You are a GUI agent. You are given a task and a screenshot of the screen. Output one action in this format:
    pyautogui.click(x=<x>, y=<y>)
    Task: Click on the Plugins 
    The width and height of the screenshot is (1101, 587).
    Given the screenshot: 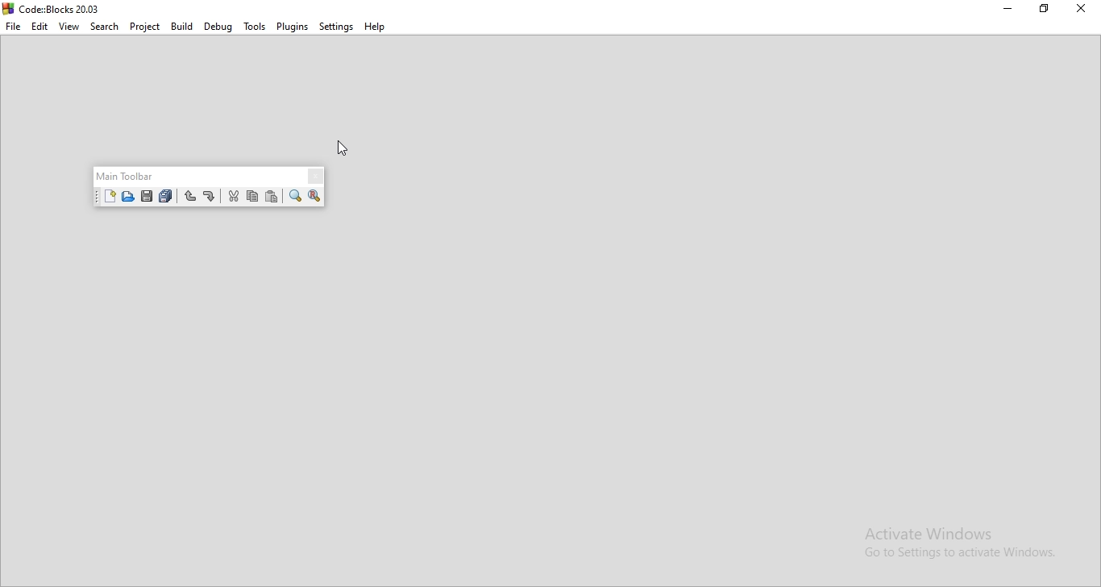 What is the action you would take?
    pyautogui.click(x=293, y=26)
    